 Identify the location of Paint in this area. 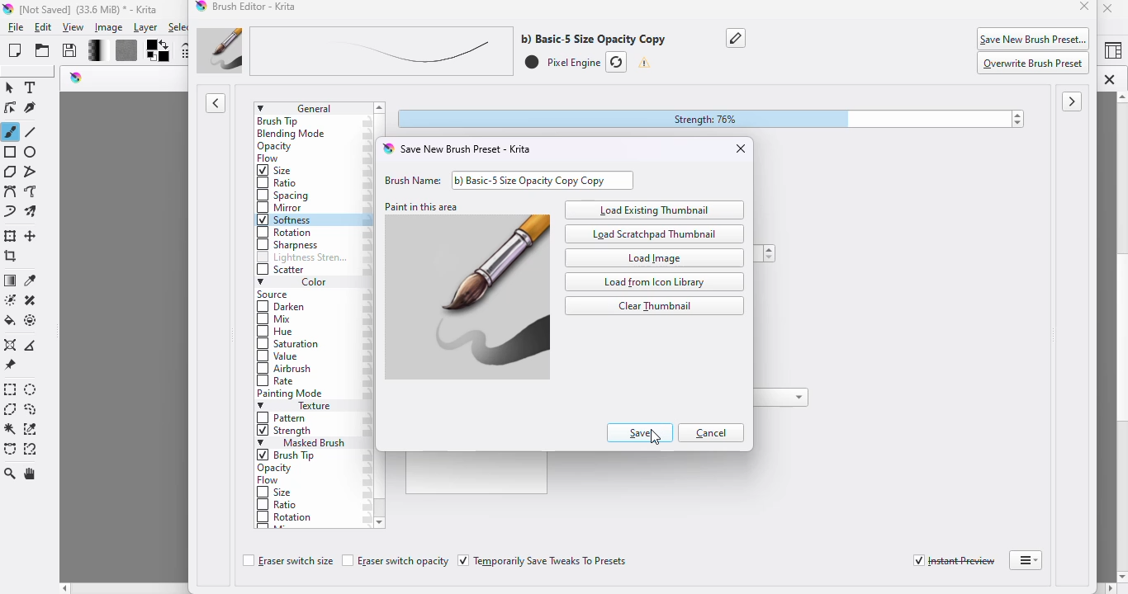
(422, 206).